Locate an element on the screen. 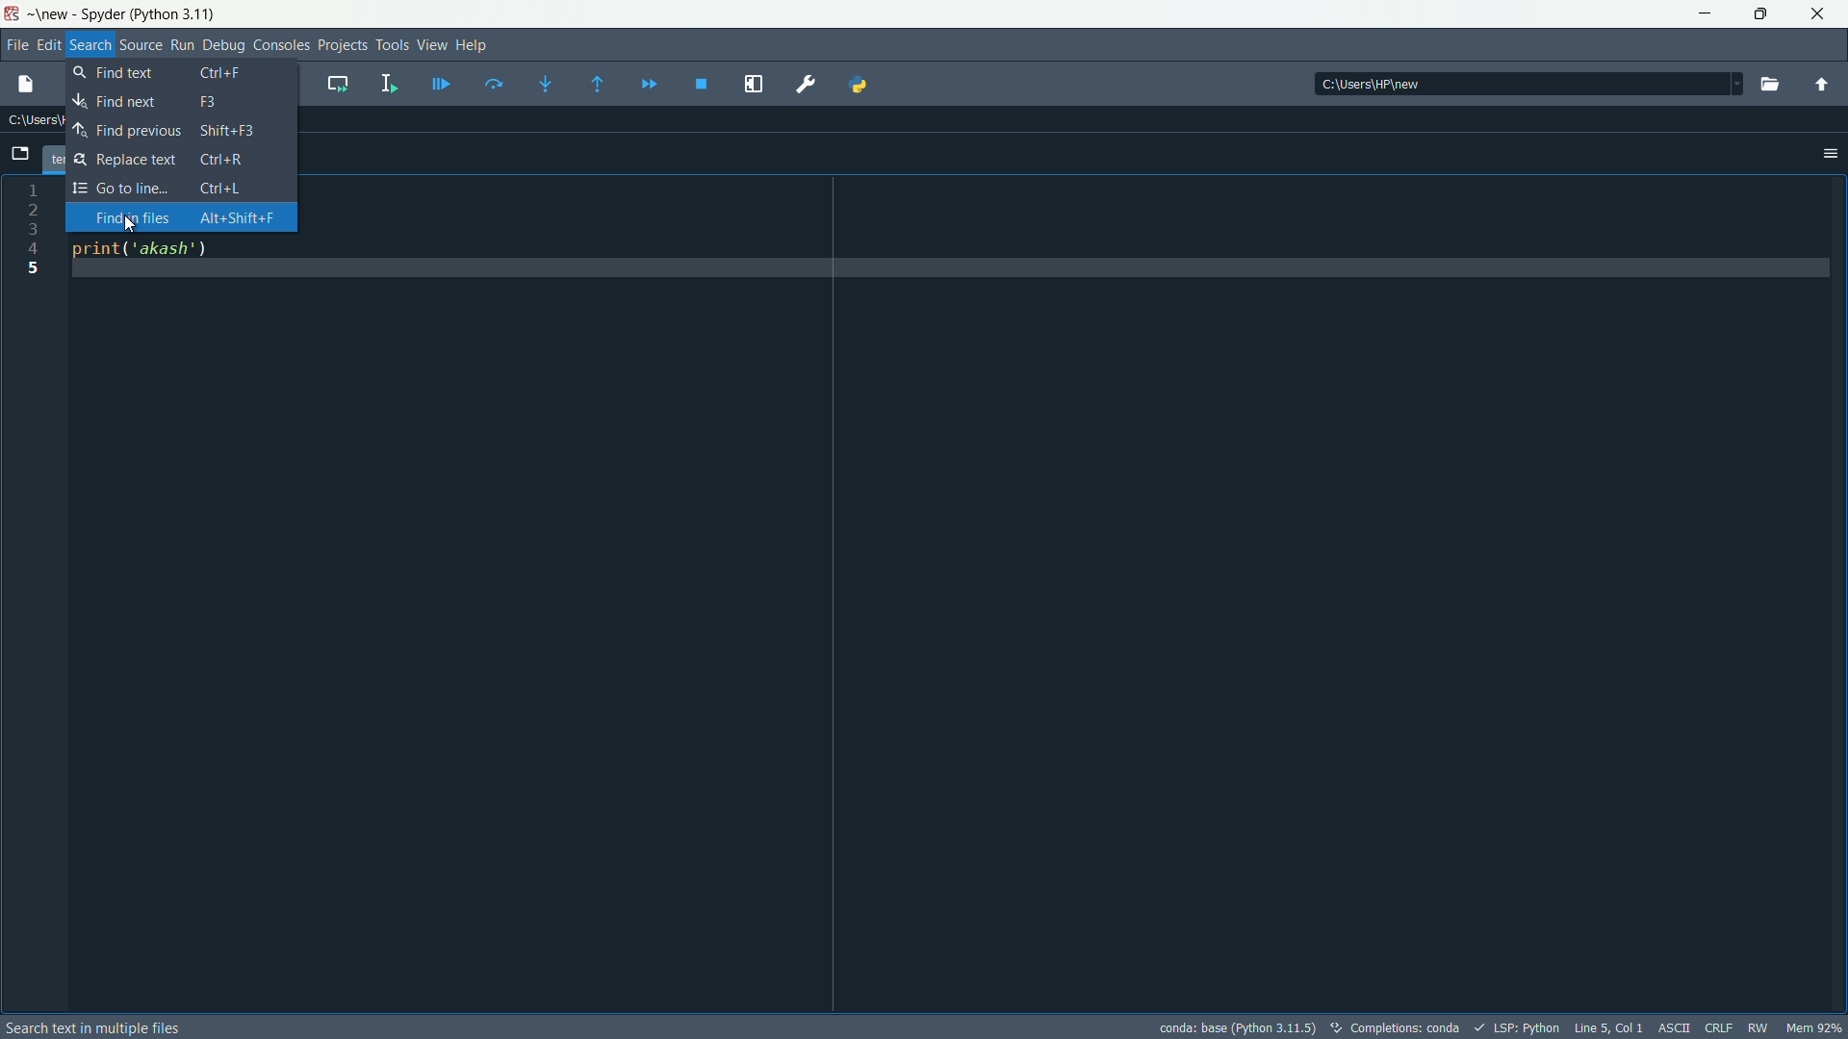 The width and height of the screenshot is (1848, 1039). Project Menu is located at coordinates (339, 44).